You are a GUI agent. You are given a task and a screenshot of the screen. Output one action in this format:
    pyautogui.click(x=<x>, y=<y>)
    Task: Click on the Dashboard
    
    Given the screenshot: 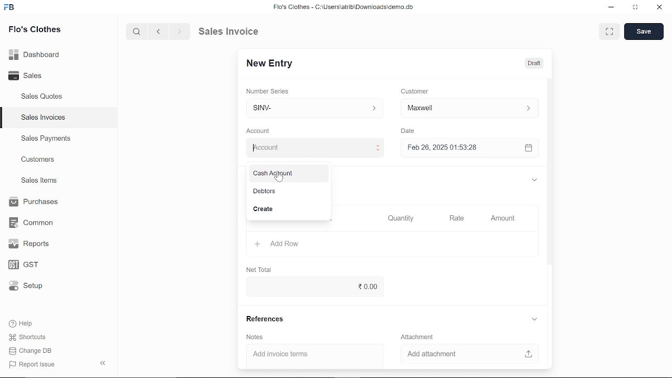 What is the action you would take?
    pyautogui.click(x=37, y=54)
    